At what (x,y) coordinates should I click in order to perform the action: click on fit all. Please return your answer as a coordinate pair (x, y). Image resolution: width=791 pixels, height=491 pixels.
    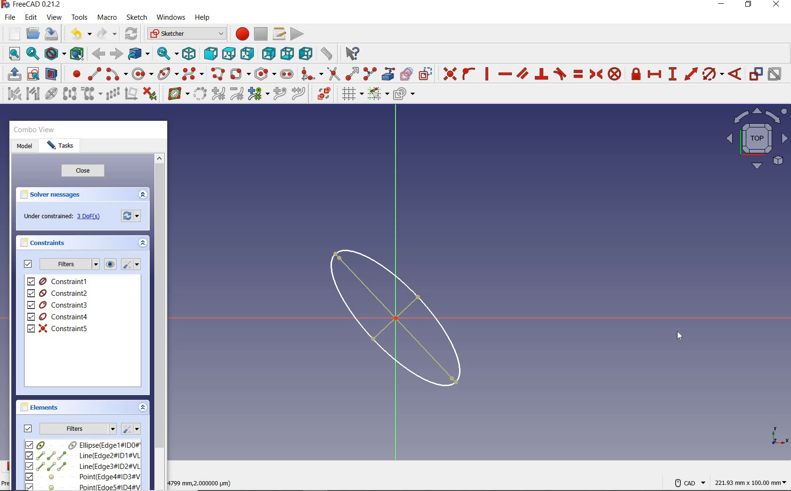
    Looking at the image, I should click on (12, 55).